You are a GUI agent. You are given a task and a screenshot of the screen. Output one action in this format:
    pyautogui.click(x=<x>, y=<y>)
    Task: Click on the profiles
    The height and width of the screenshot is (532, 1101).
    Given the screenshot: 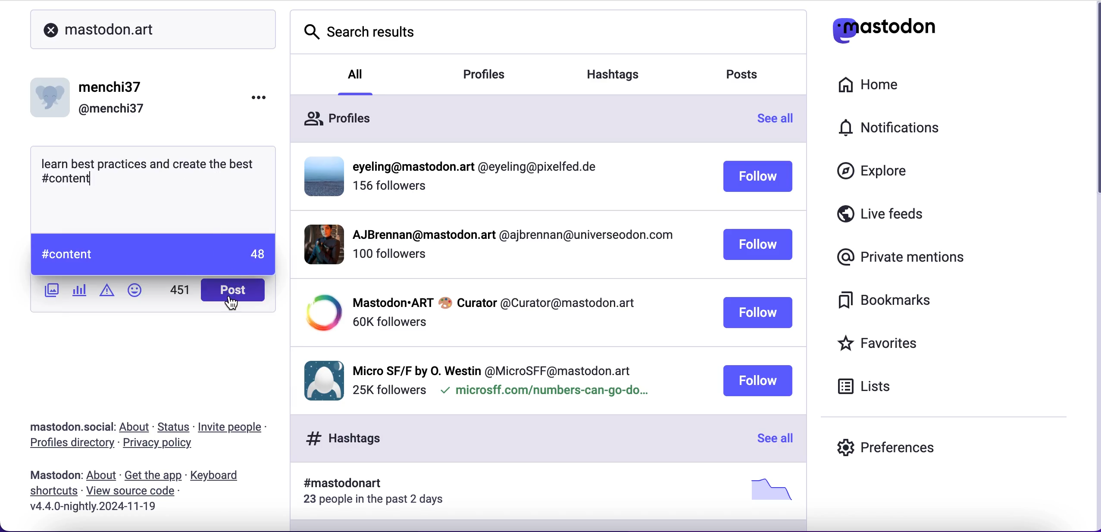 What is the action you would take?
    pyautogui.click(x=497, y=75)
    